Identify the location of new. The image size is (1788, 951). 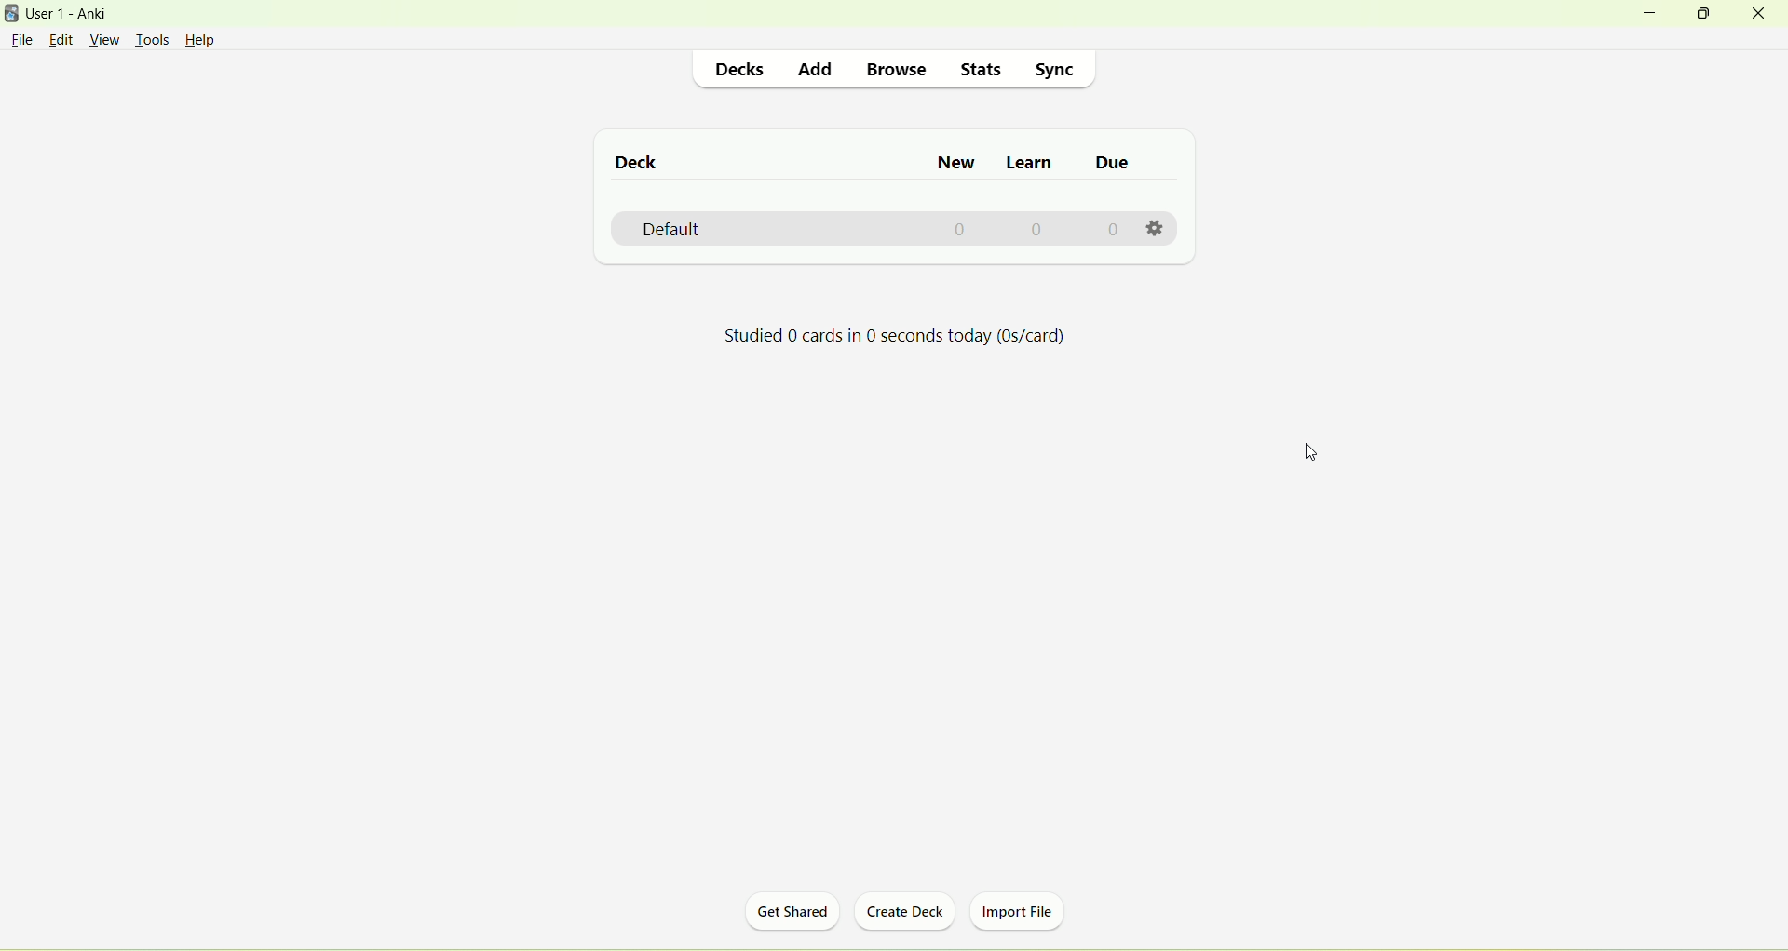
(958, 161).